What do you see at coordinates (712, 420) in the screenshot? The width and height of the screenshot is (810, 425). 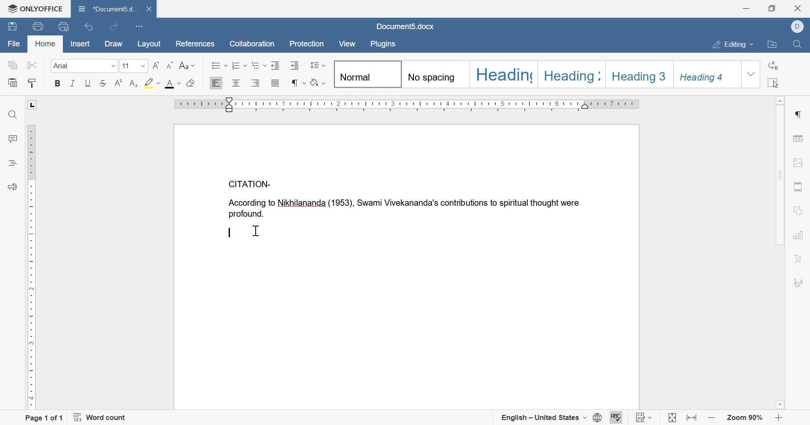 I see `zoom out` at bounding box center [712, 420].